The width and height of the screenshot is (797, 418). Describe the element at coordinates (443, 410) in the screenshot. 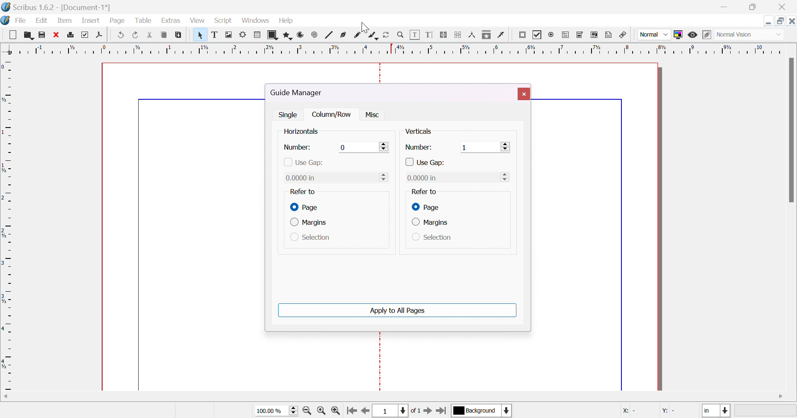

I see `go to last page` at that location.